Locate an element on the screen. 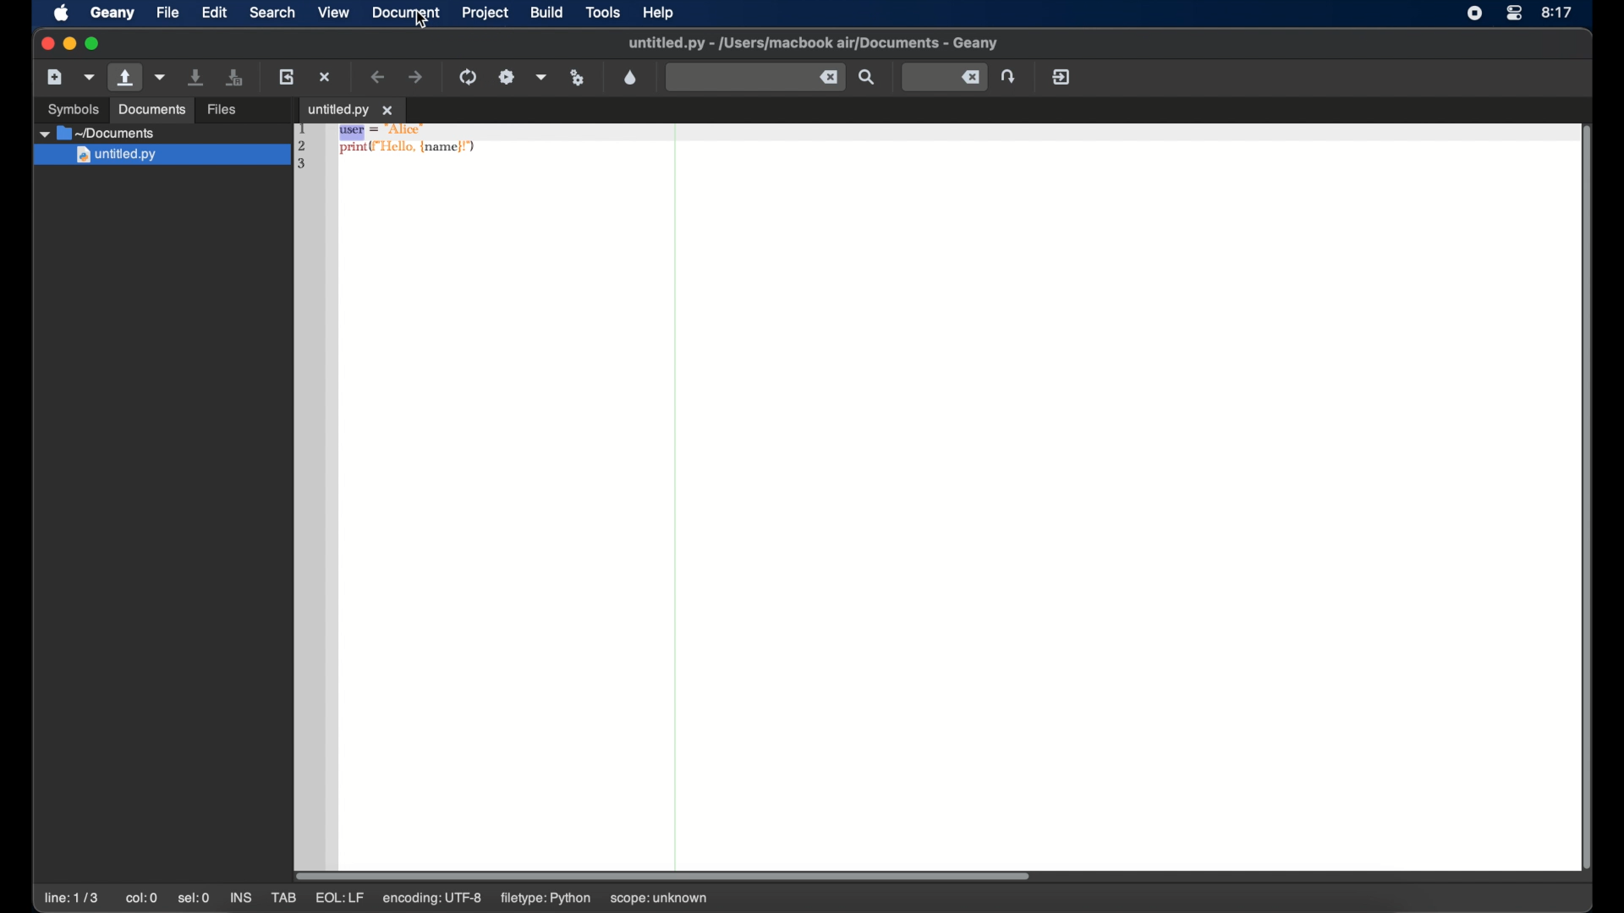 Image resolution: width=1624 pixels, height=913 pixels. help is located at coordinates (658, 13).